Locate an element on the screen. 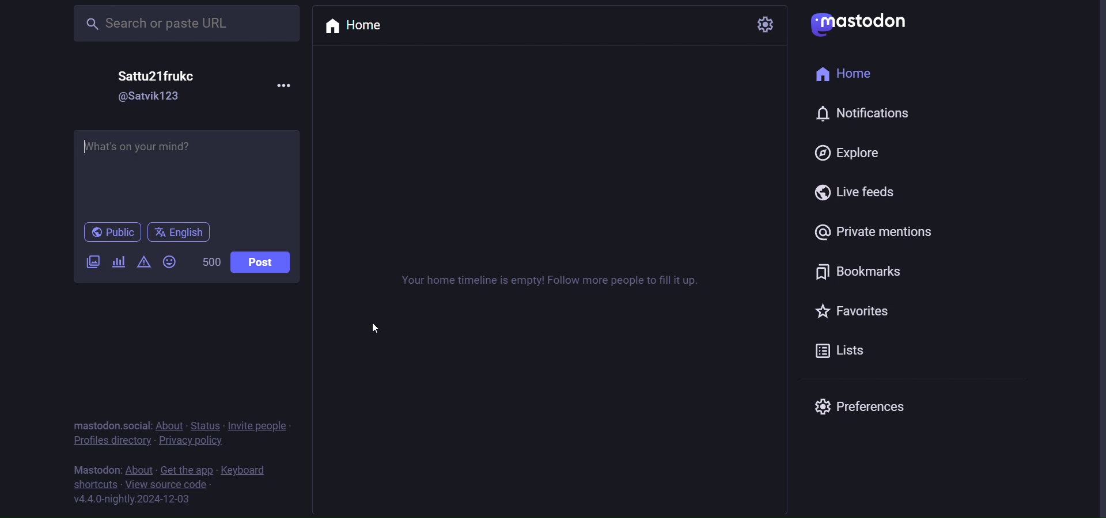 The width and height of the screenshot is (1106, 518). list is located at coordinates (845, 350).